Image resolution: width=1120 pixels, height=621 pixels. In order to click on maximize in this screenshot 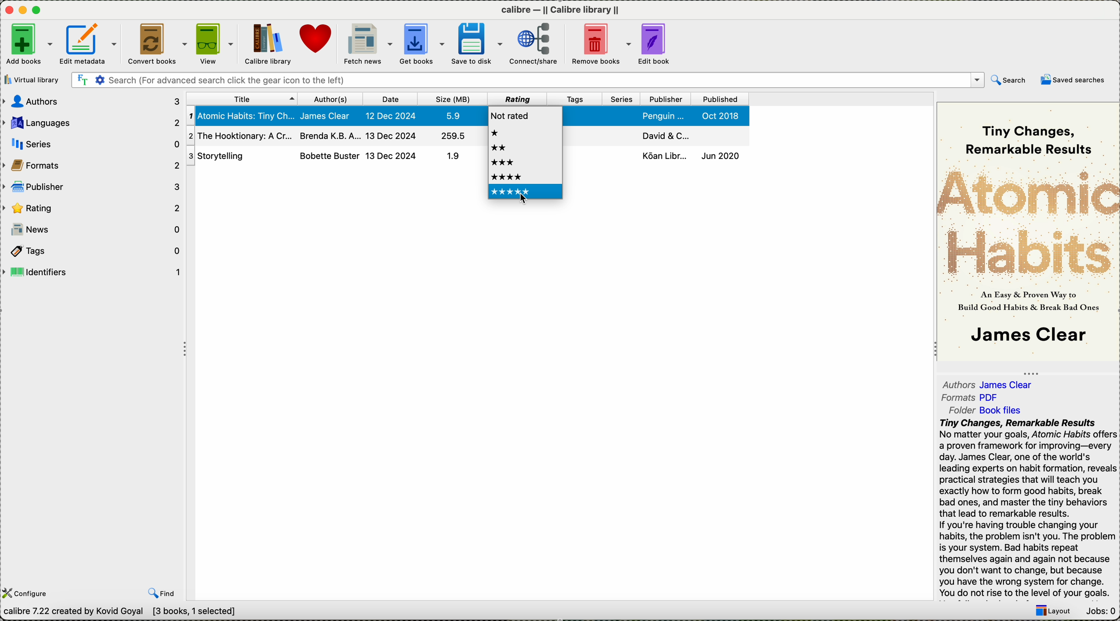, I will do `click(38, 10)`.